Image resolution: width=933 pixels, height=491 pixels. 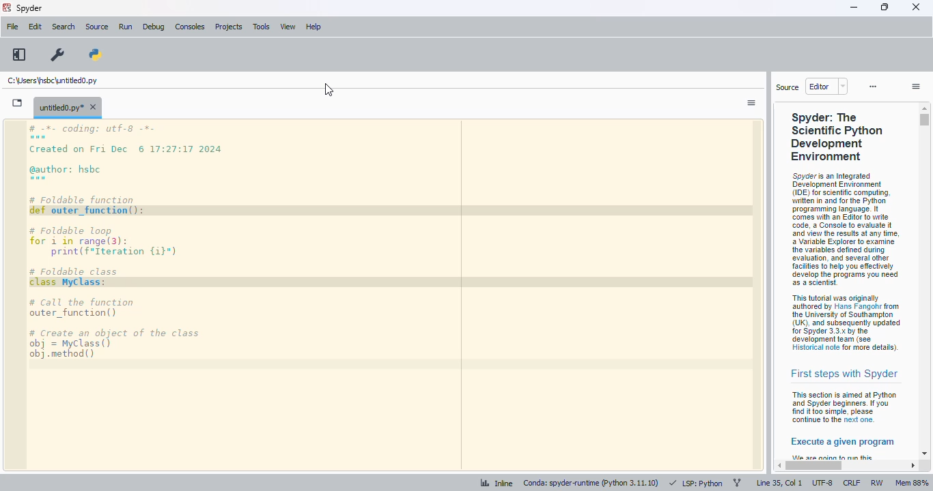 What do you see at coordinates (751, 103) in the screenshot?
I see `options` at bounding box center [751, 103].